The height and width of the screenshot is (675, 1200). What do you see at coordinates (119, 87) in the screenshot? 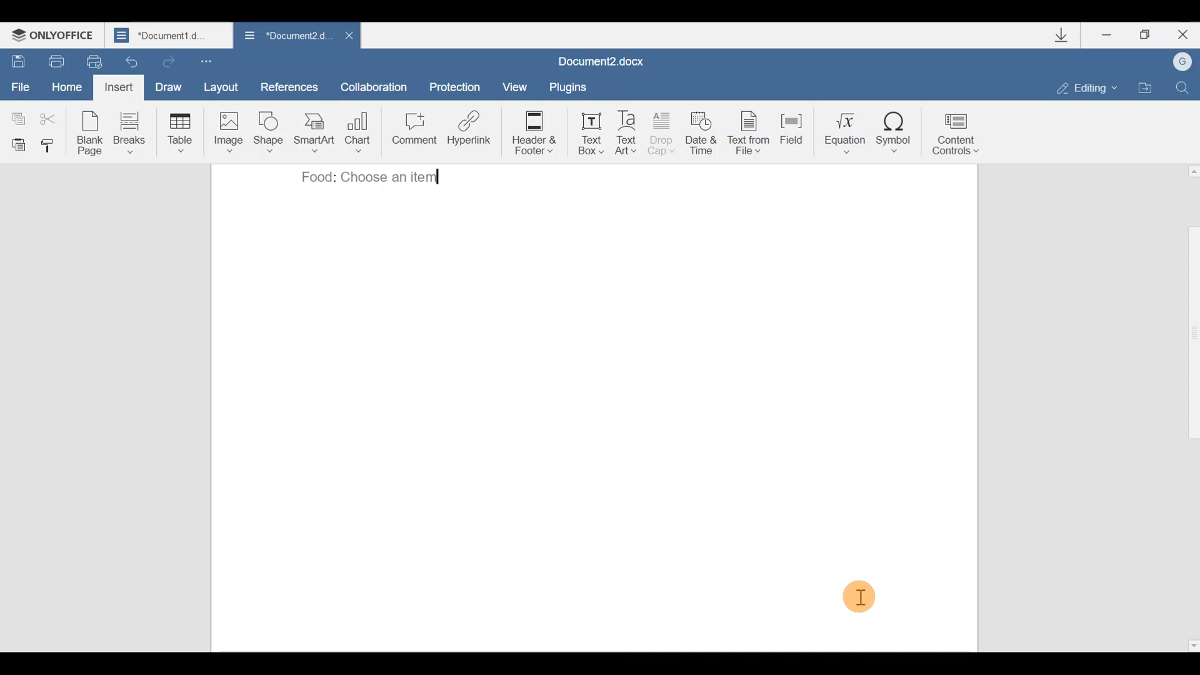
I see `Insert` at bounding box center [119, 87].